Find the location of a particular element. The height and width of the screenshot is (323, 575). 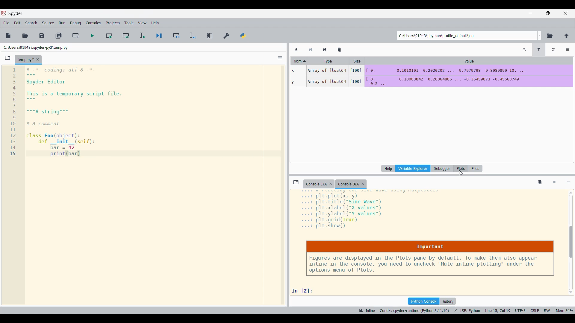

Notice is located at coordinates (430, 258).